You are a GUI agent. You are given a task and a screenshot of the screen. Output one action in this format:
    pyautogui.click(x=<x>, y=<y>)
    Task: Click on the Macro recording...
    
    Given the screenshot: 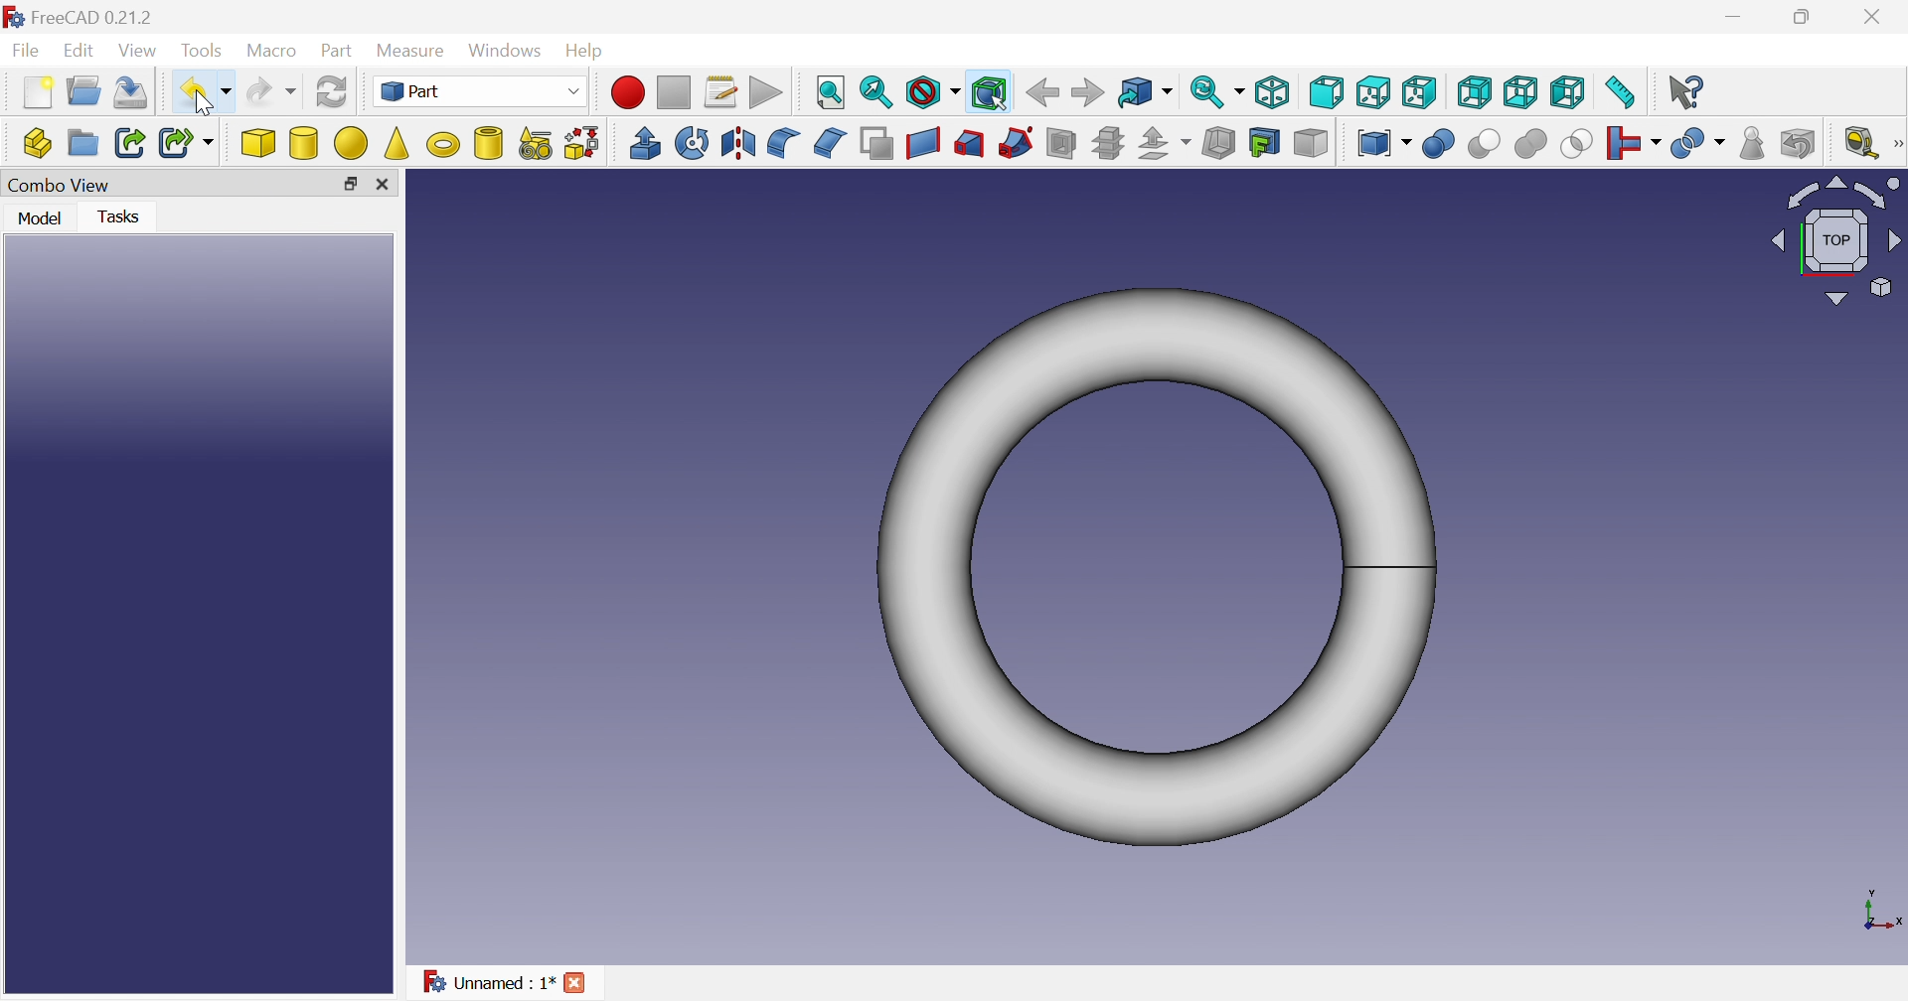 What is the action you would take?
    pyautogui.click(x=627, y=92)
    